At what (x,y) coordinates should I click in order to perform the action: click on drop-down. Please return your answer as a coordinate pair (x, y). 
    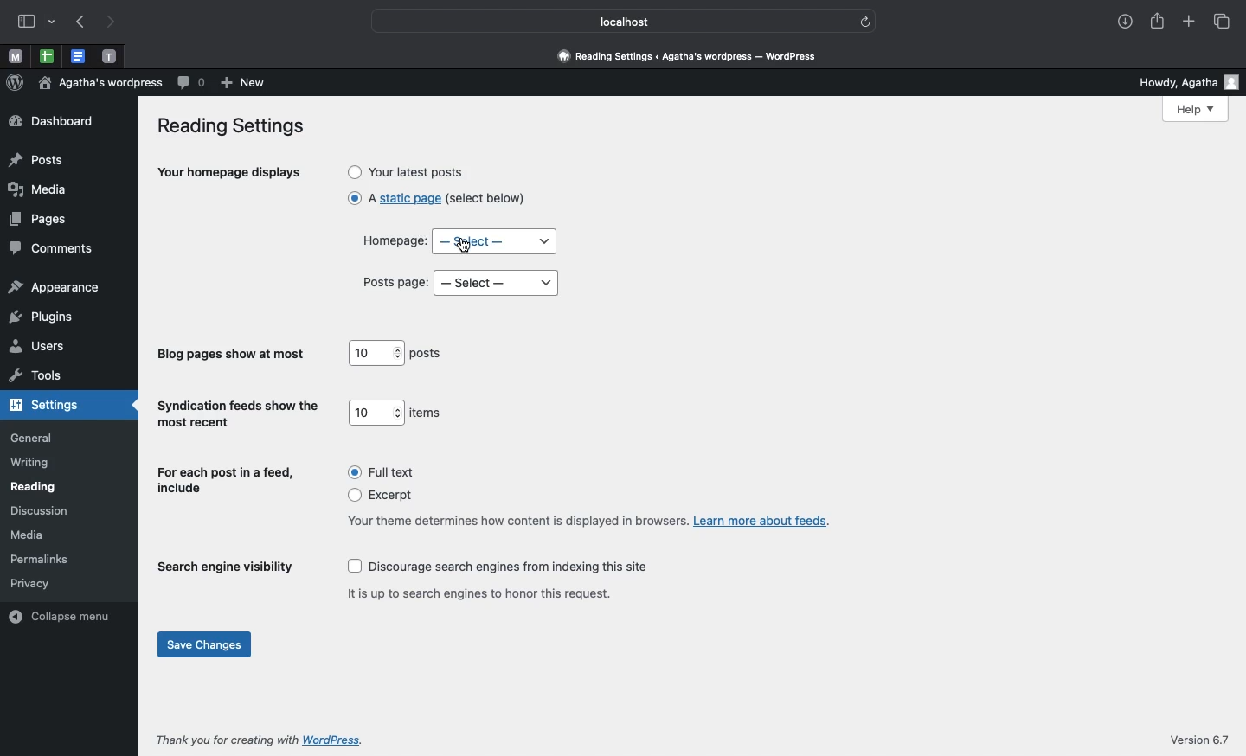
    Looking at the image, I should click on (53, 21).